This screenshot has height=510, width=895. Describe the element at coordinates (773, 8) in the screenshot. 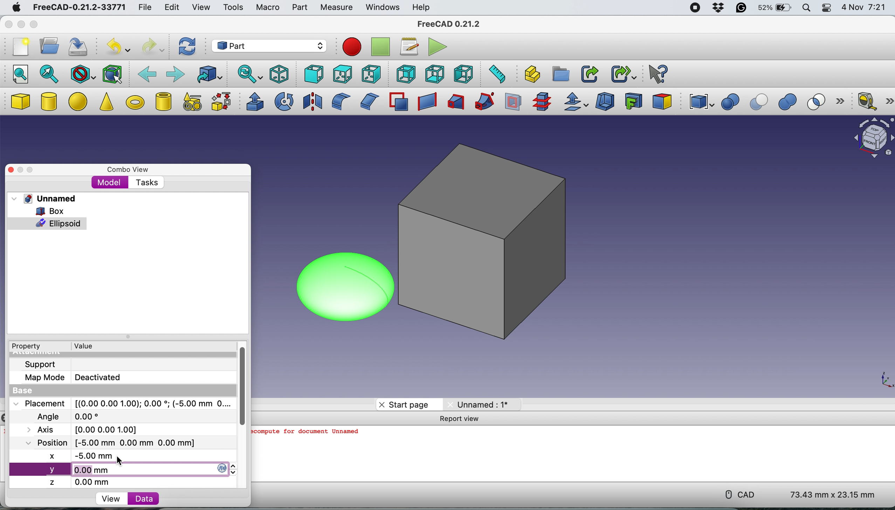

I see `battery` at that location.